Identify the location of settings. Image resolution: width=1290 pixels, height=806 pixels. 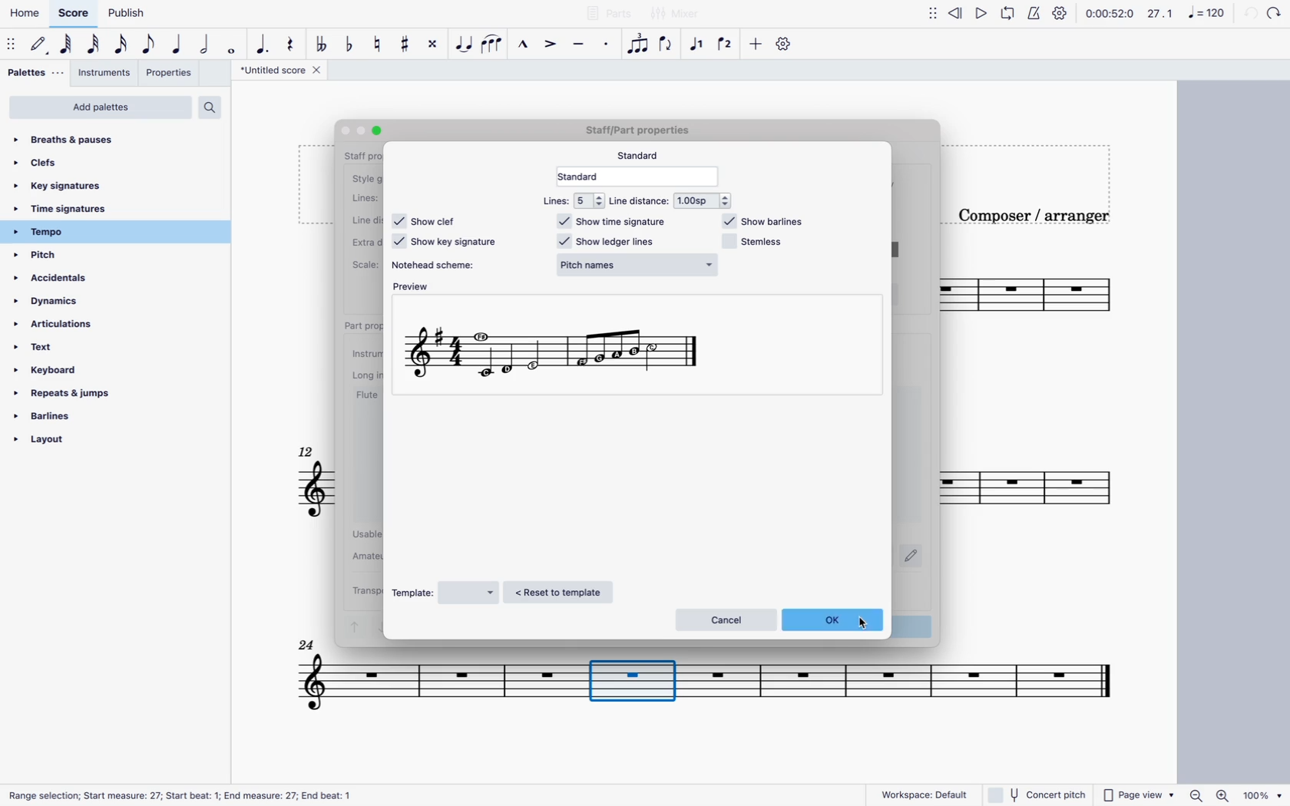
(786, 45).